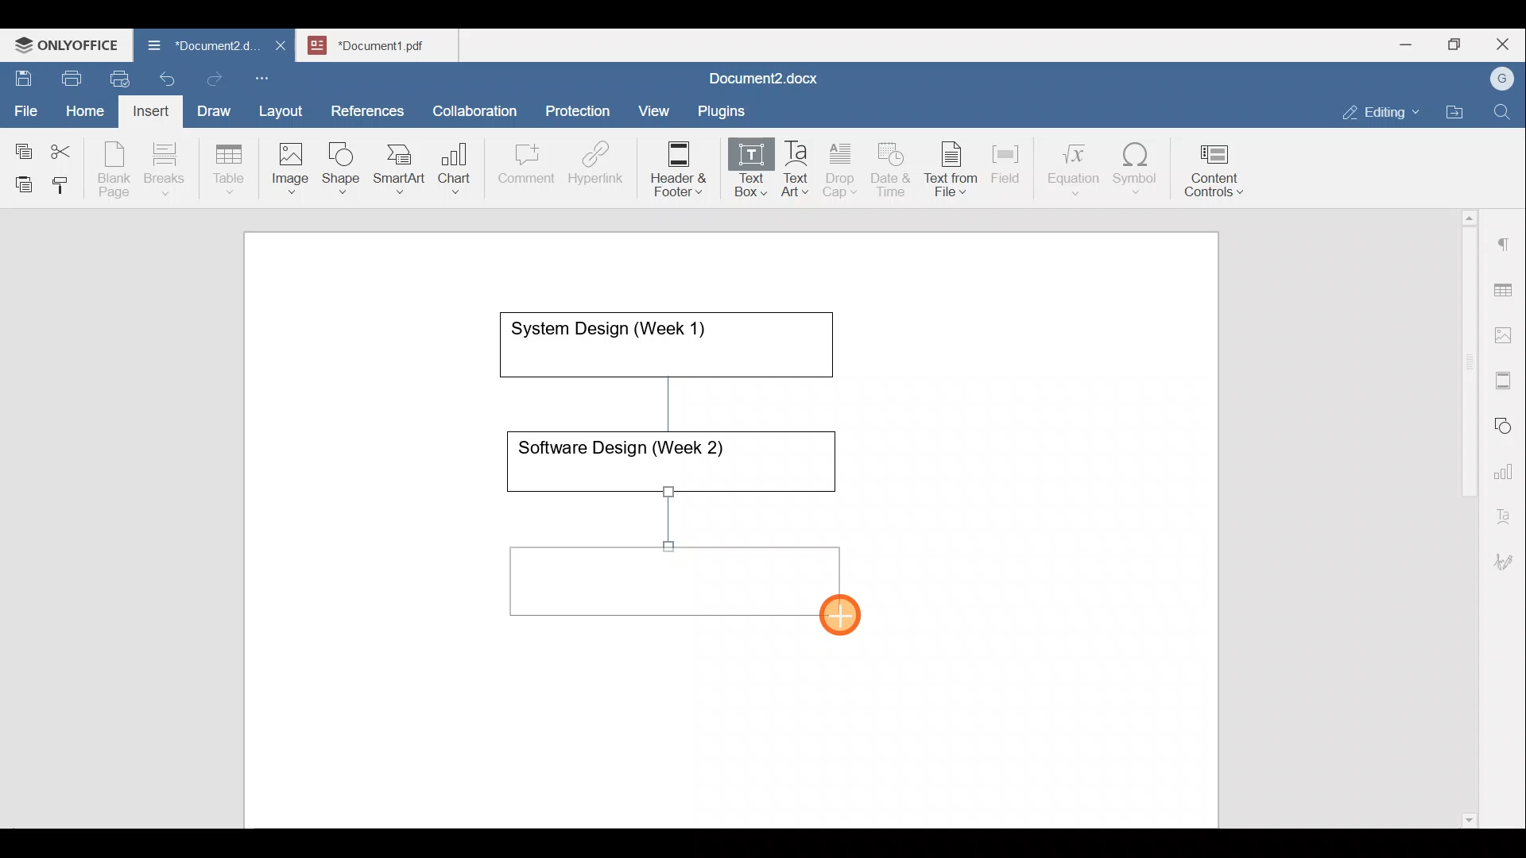 Image resolution: width=1526 pixels, height=858 pixels. Describe the element at coordinates (655, 106) in the screenshot. I see `View` at that location.